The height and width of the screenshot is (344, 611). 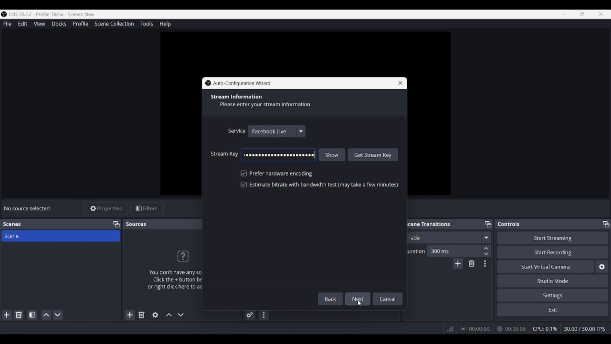 I want to click on Network, so click(x=448, y=329).